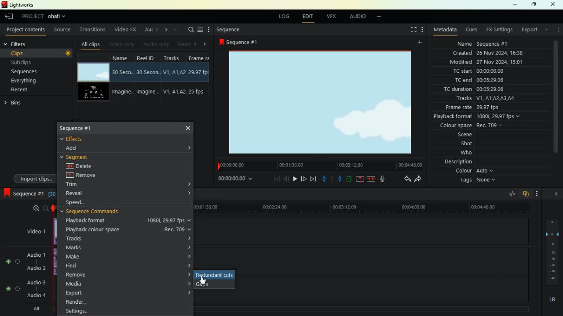  What do you see at coordinates (214, 274) in the screenshot?
I see `redundant cuts` at bounding box center [214, 274].